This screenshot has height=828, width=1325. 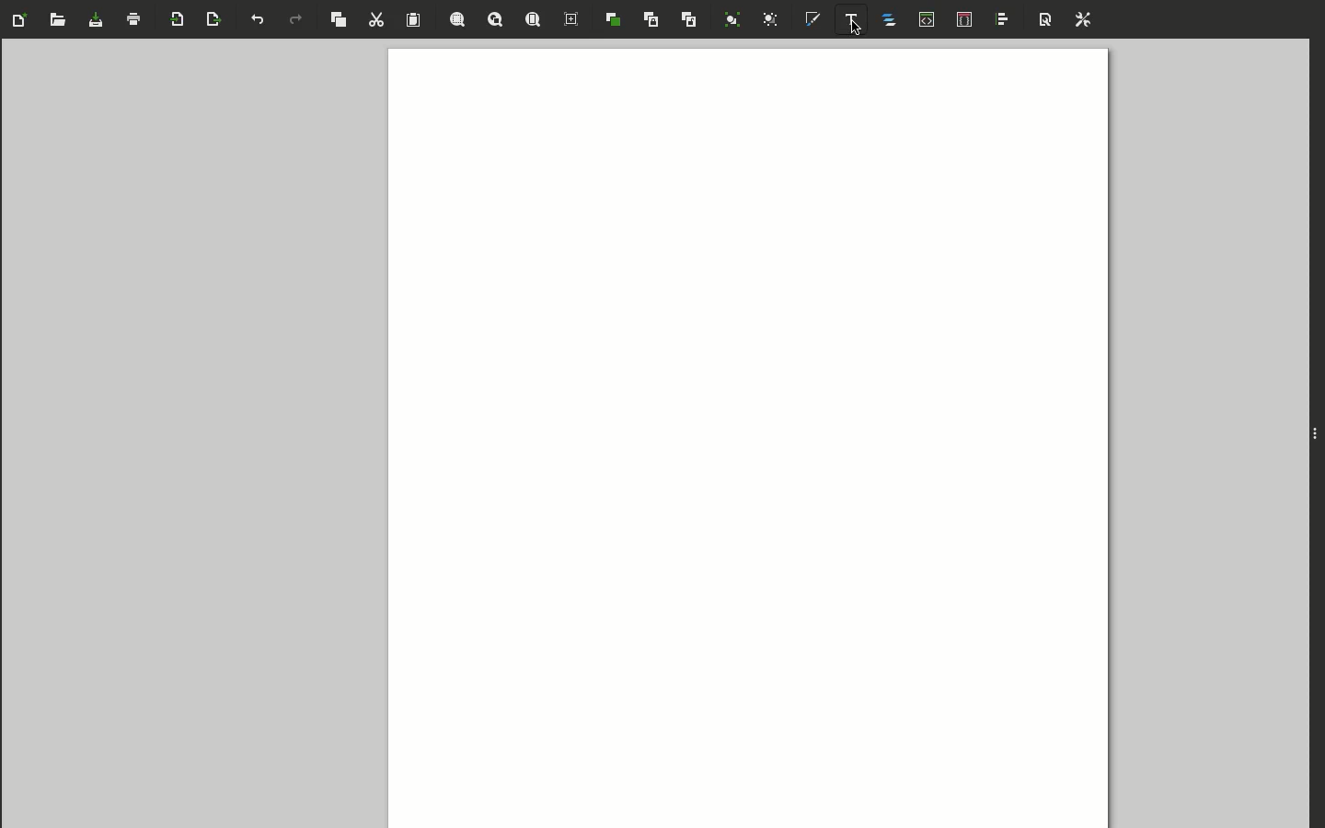 What do you see at coordinates (296, 22) in the screenshot?
I see `Redo` at bounding box center [296, 22].